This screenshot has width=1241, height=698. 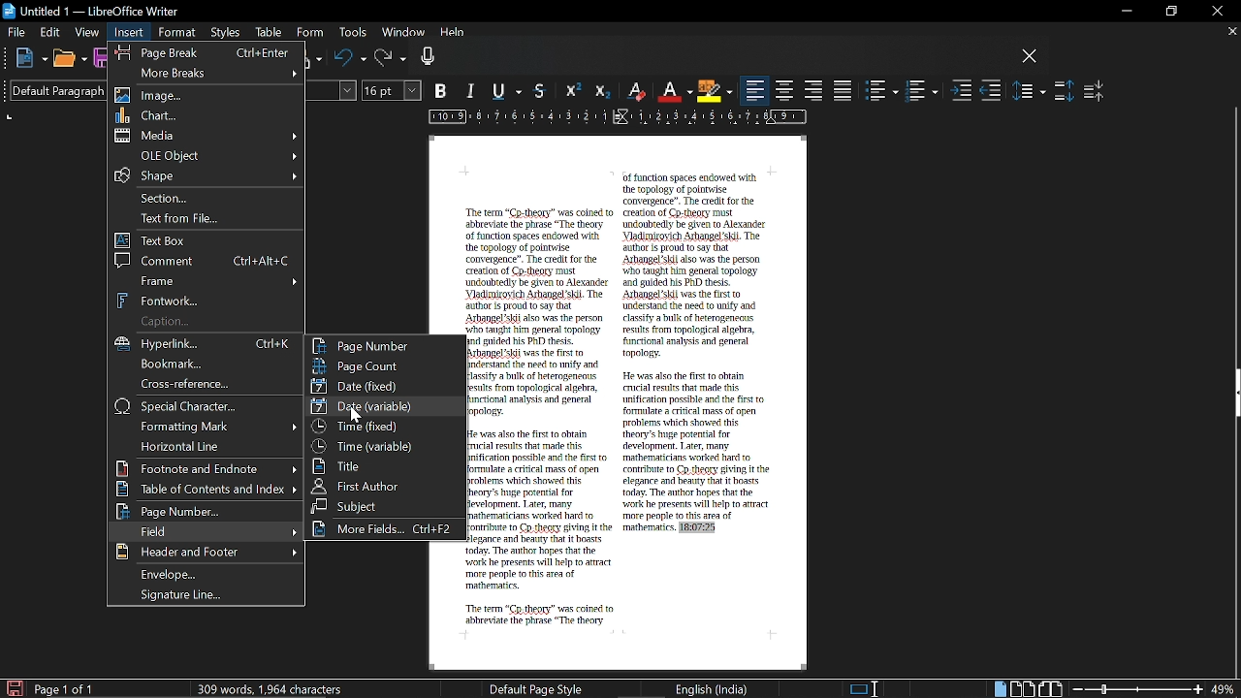 I want to click on Set line spacing, so click(x=1030, y=90).